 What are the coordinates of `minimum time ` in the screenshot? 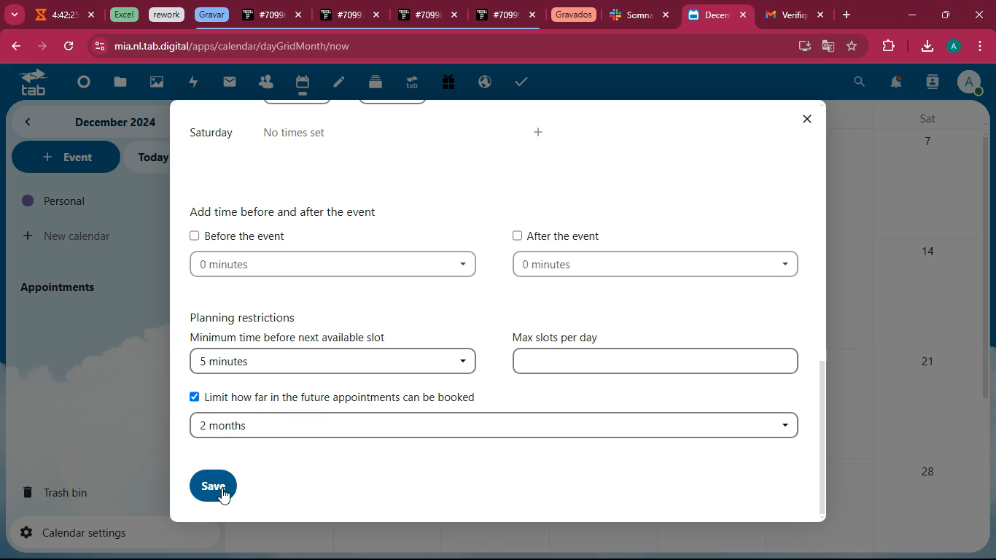 It's located at (296, 338).